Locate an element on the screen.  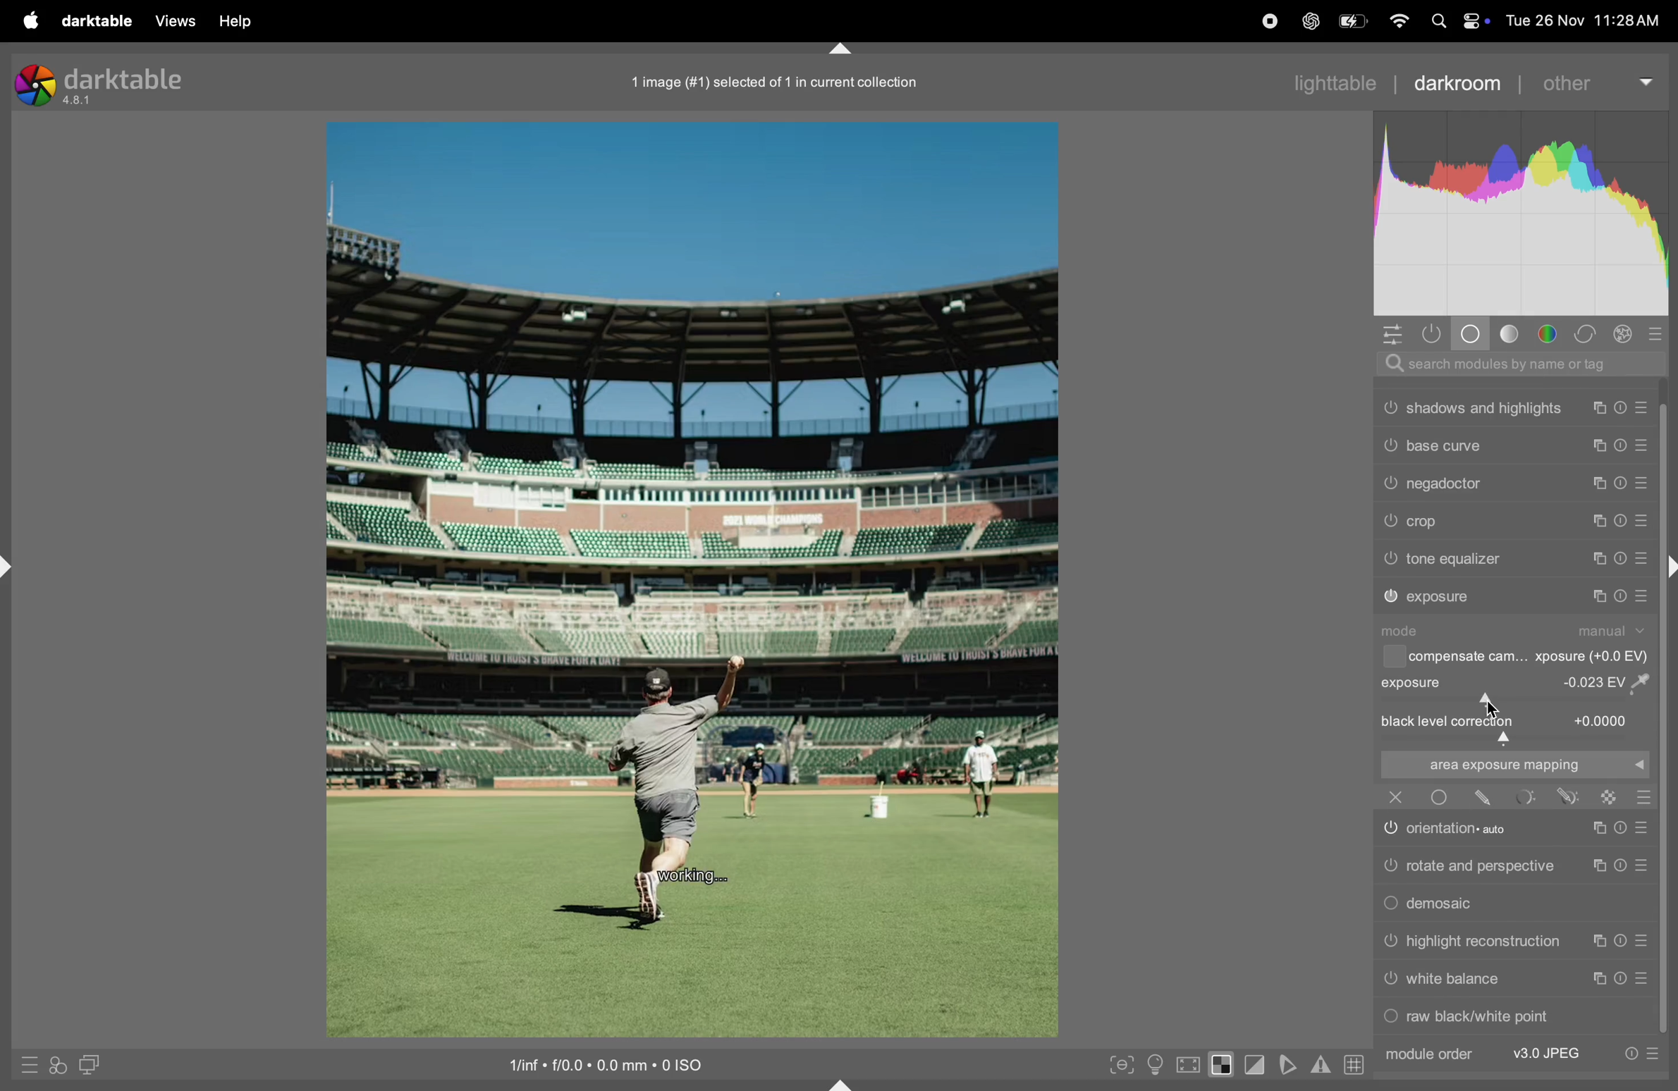
darkroom is located at coordinates (1454, 82).